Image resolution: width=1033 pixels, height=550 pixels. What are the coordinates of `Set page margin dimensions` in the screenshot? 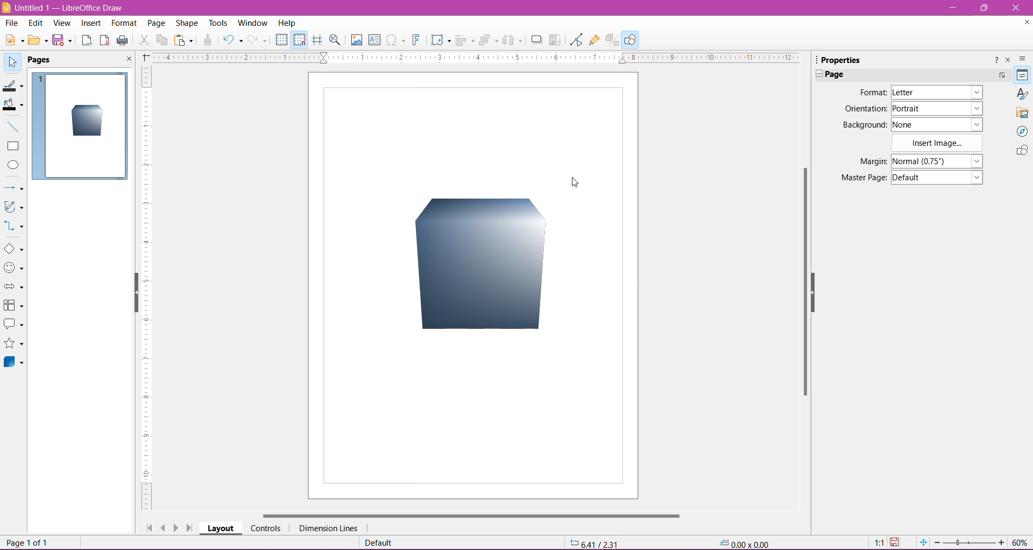 It's located at (939, 160).